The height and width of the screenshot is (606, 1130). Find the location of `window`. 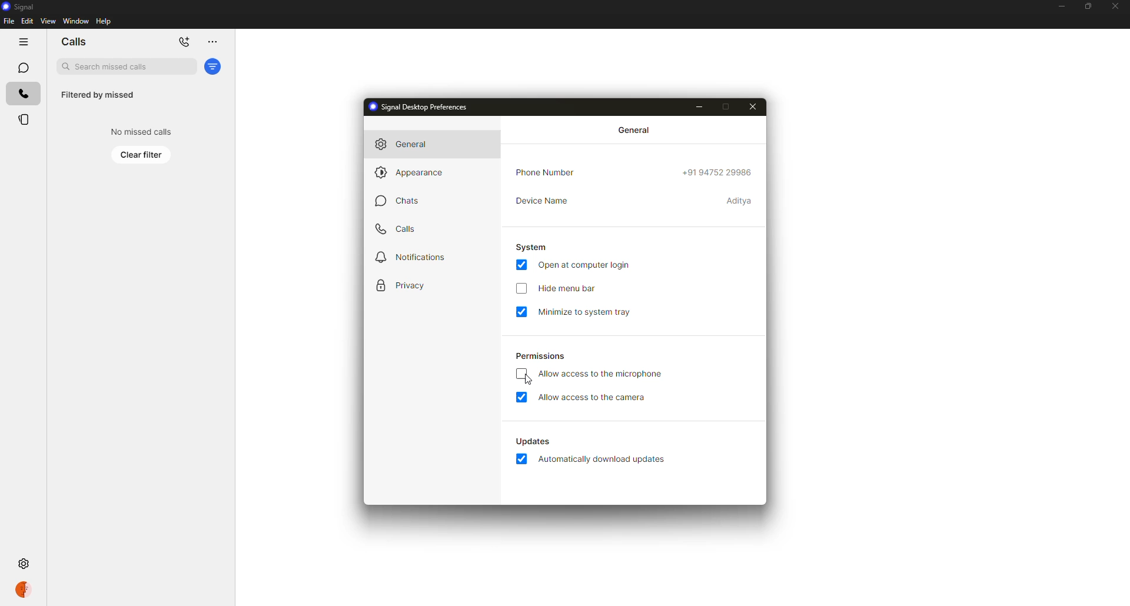

window is located at coordinates (76, 21).